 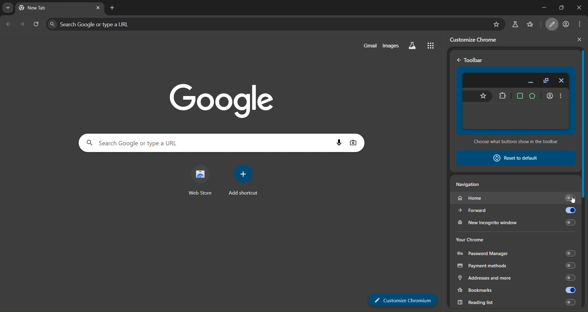 What do you see at coordinates (515, 143) in the screenshot?
I see `Choose what buttons show in the toolbar` at bounding box center [515, 143].